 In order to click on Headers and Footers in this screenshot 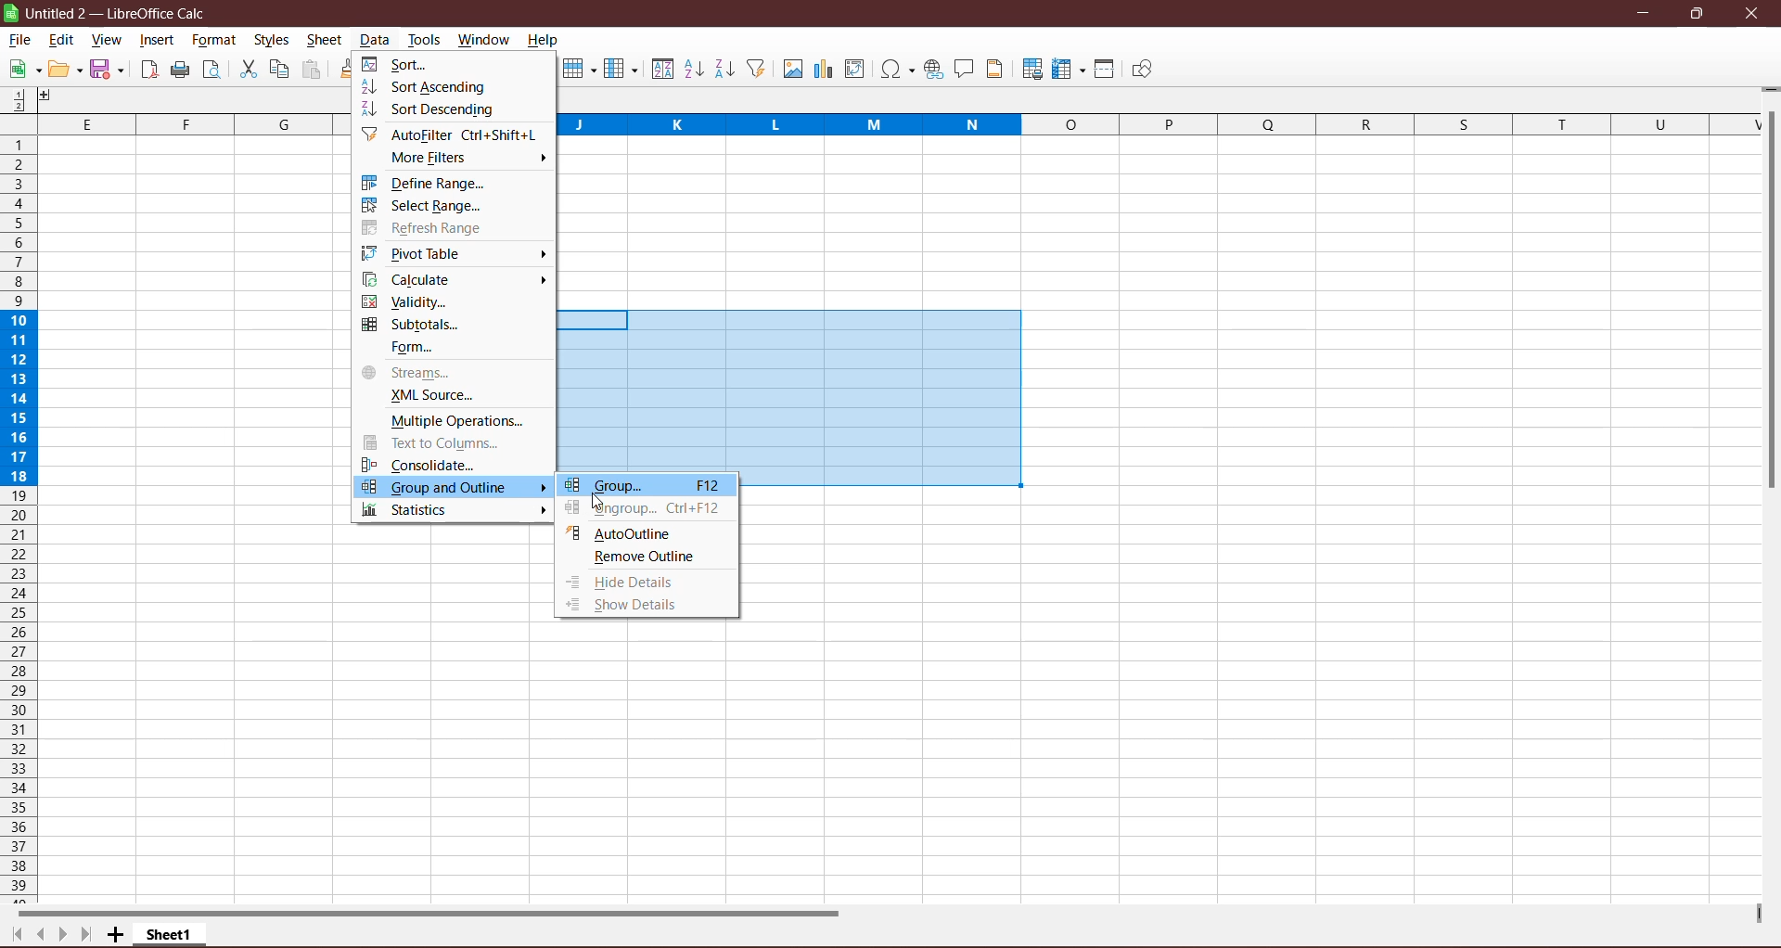, I will do `click(997, 69)`.